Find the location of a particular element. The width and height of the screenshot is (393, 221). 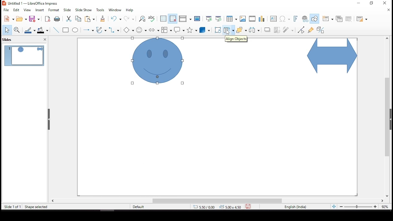

align objects is located at coordinates (229, 31).